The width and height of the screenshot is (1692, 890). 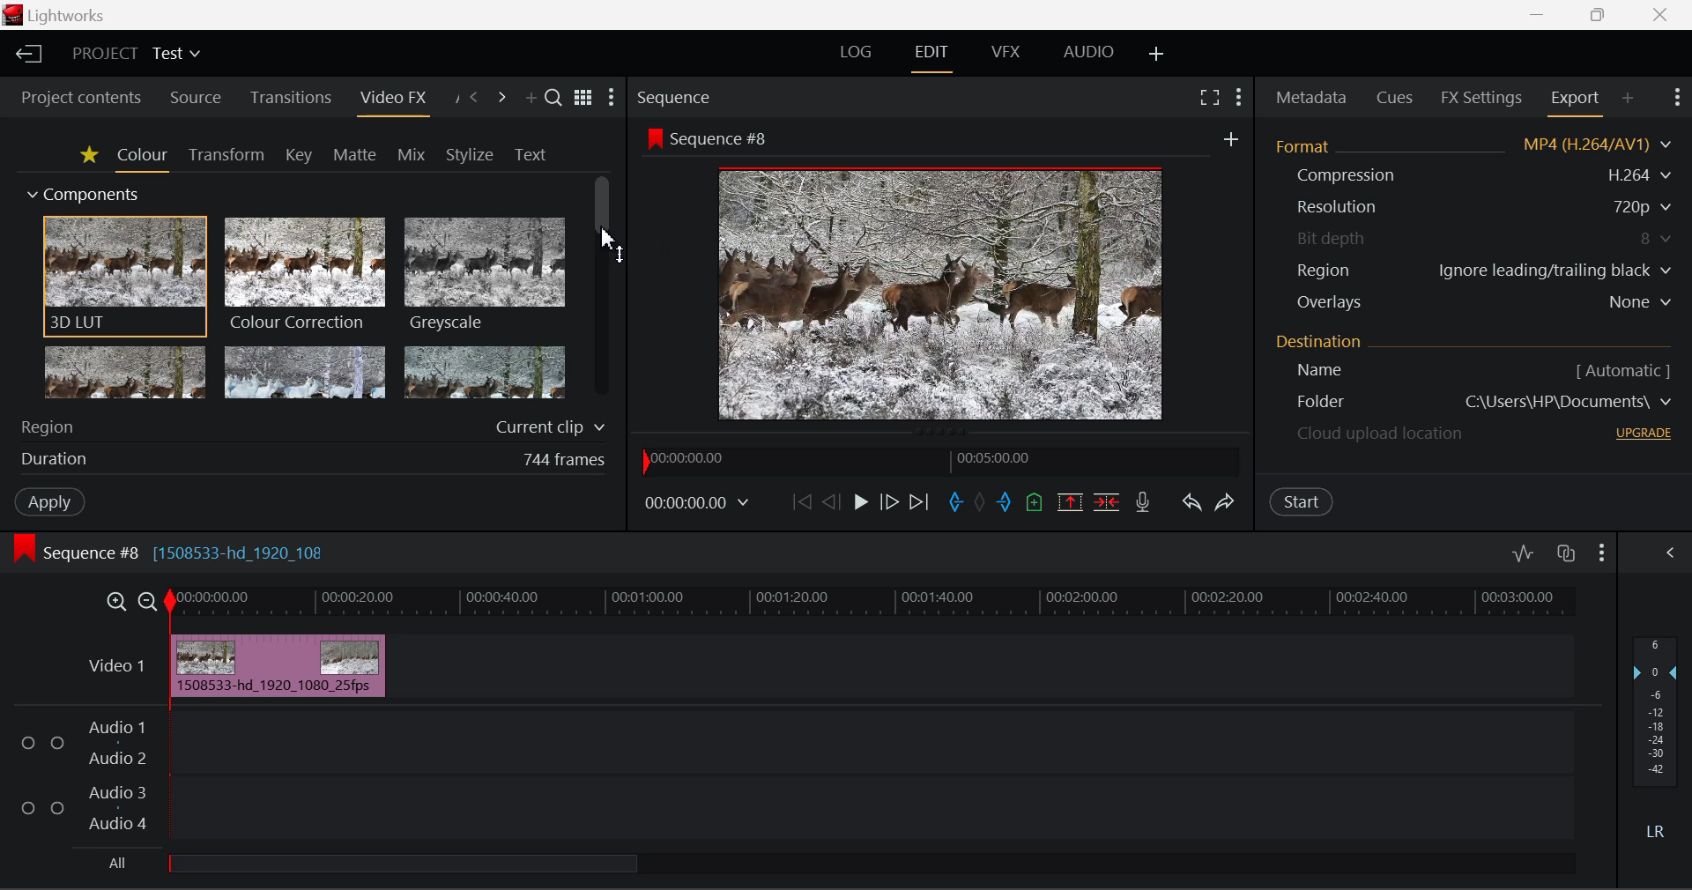 I want to click on Go Back, so click(x=831, y=502).